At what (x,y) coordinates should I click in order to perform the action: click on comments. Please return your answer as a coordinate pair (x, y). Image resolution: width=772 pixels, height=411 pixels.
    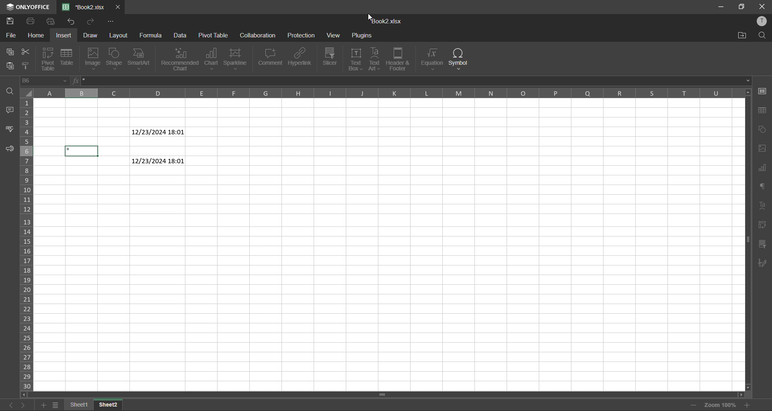
    Looking at the image, I should click on (13, 111).